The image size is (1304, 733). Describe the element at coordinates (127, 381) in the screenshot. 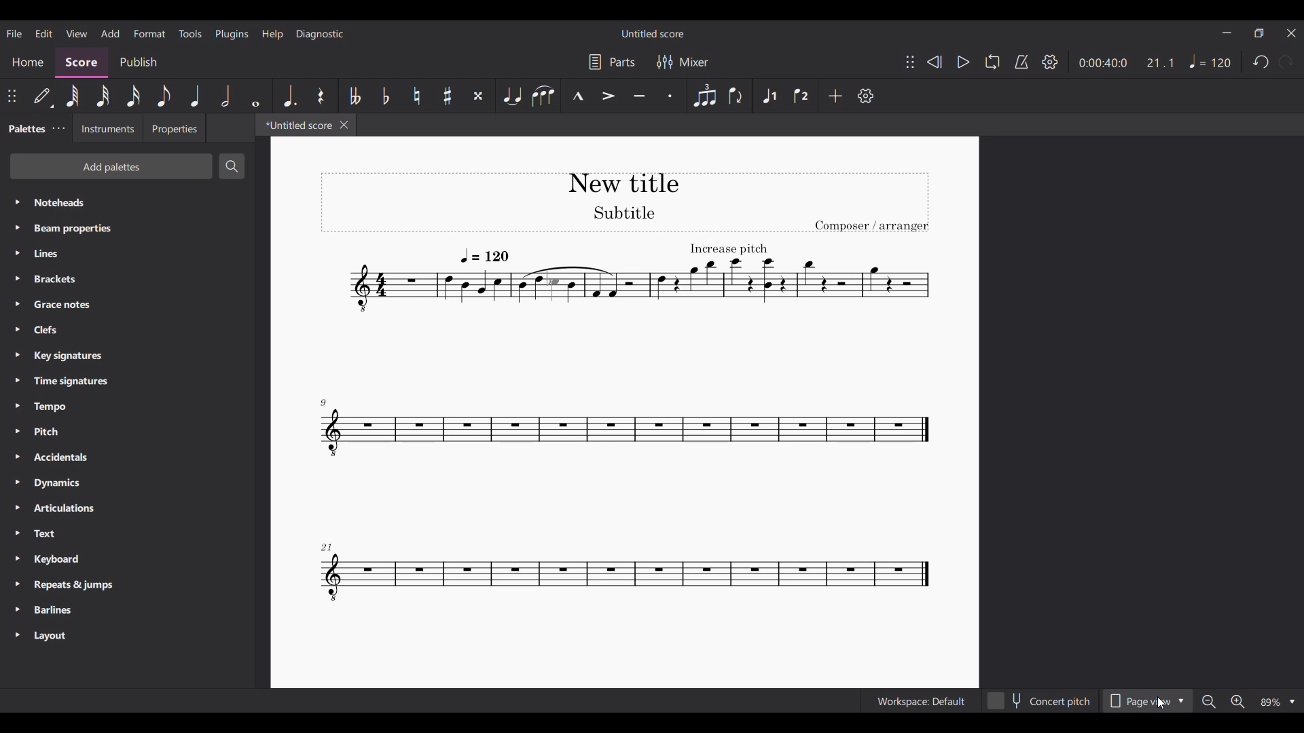

I see `Time signatures` at that location.